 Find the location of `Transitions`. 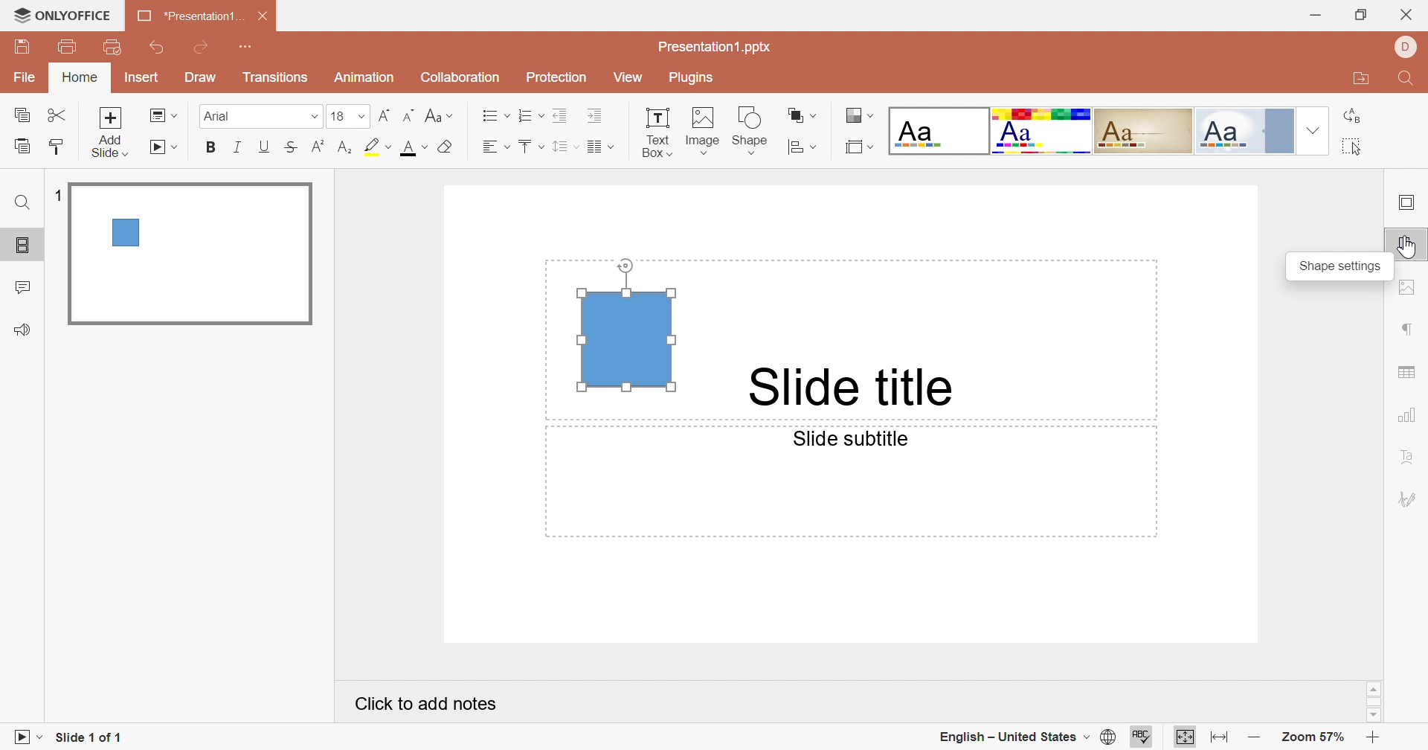

Transitions is located at coordinates (279, 80).